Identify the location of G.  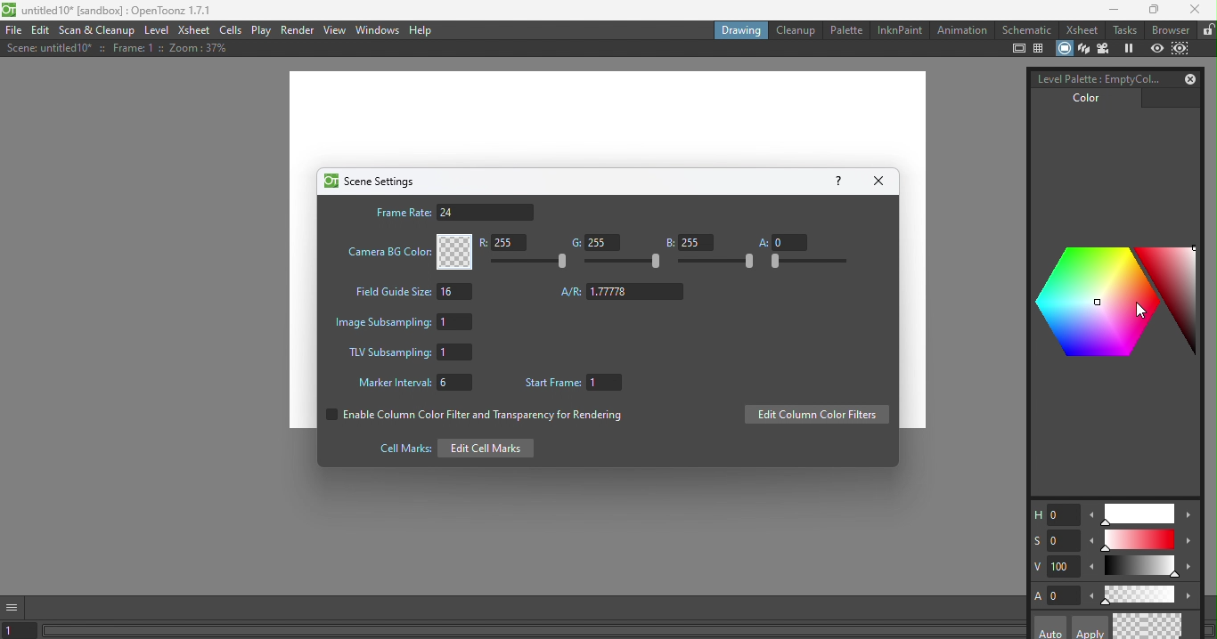
(592, 243).